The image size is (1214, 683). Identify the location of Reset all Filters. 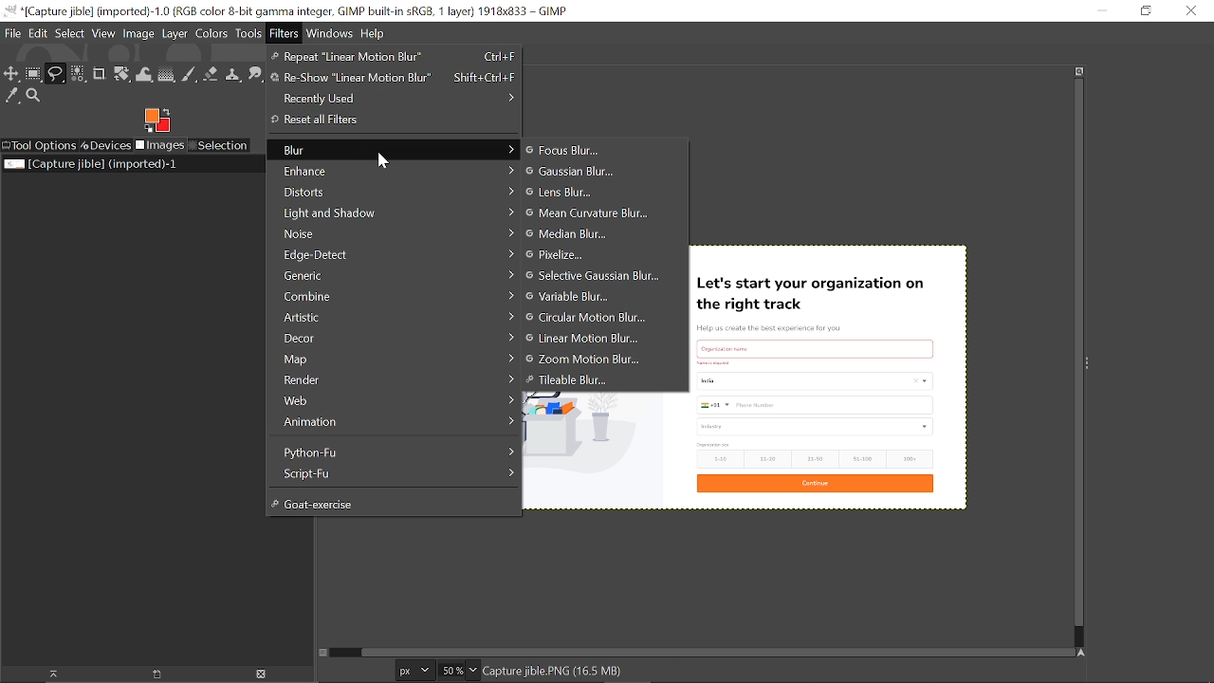
(380, 120).